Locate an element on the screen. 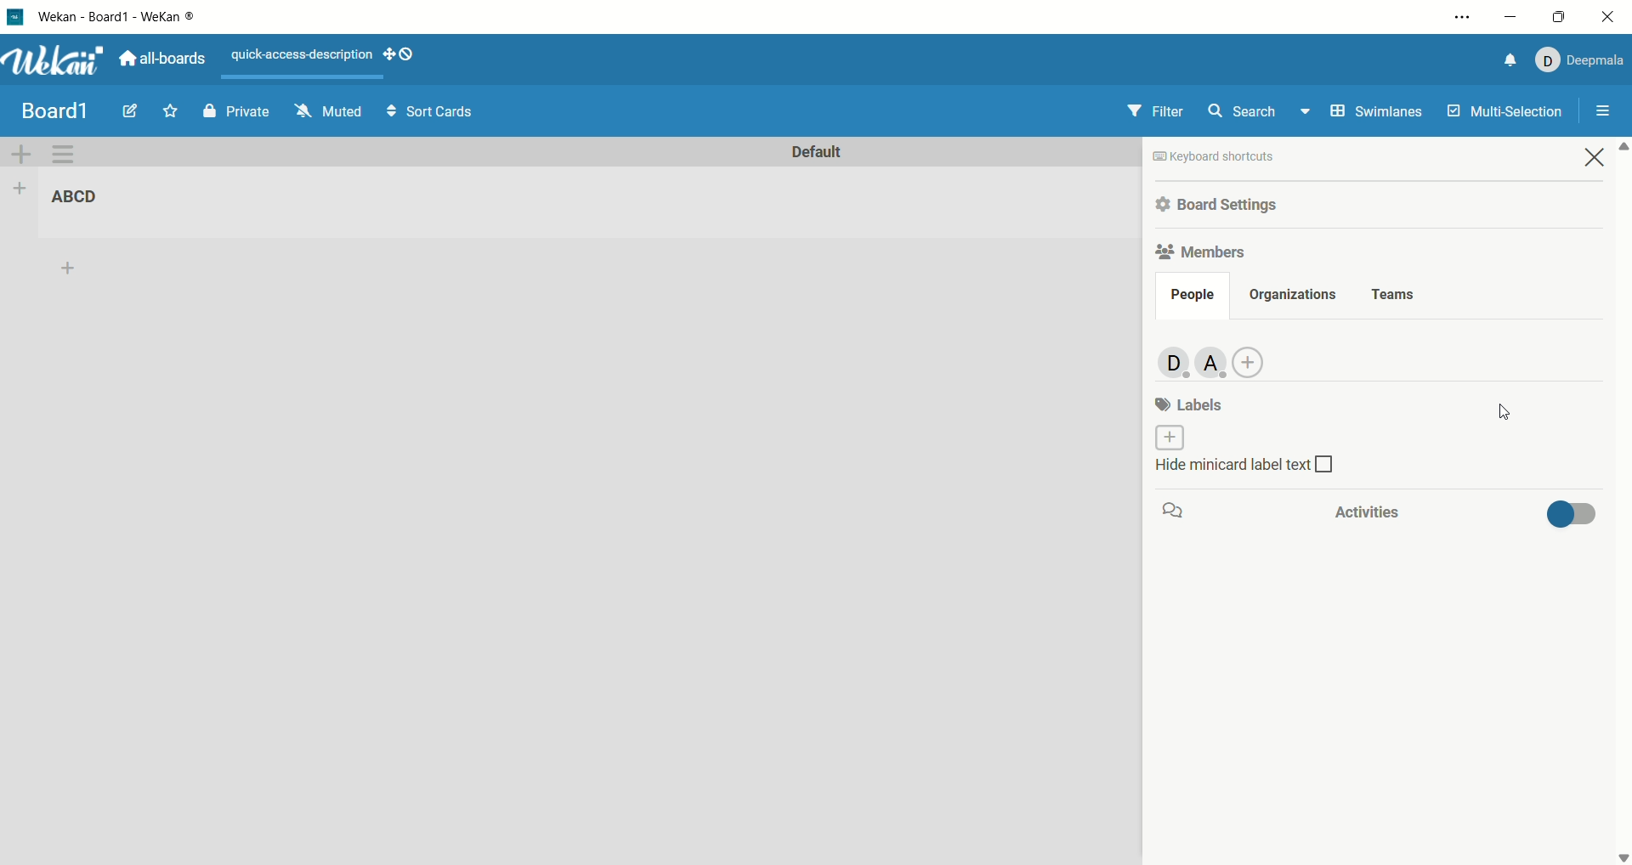  members is located at coordinates (1204, 250).